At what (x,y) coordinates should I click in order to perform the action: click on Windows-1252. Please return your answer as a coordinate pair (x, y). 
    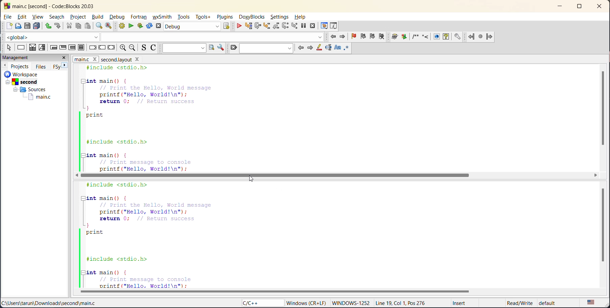
    Looking at the image, I should click on (351, 302).